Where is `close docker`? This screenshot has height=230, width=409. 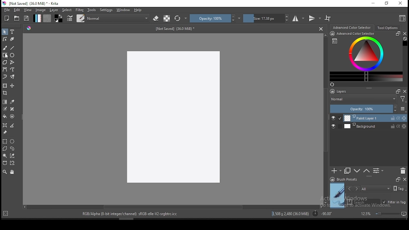
close docker is located at coordinates (405, 34).